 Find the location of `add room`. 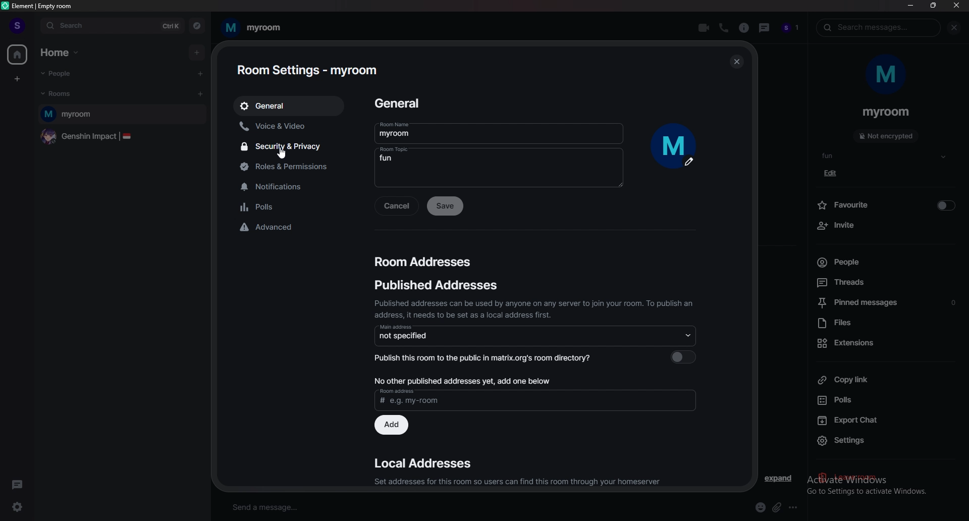

add room is located at coordinates (200, 94).